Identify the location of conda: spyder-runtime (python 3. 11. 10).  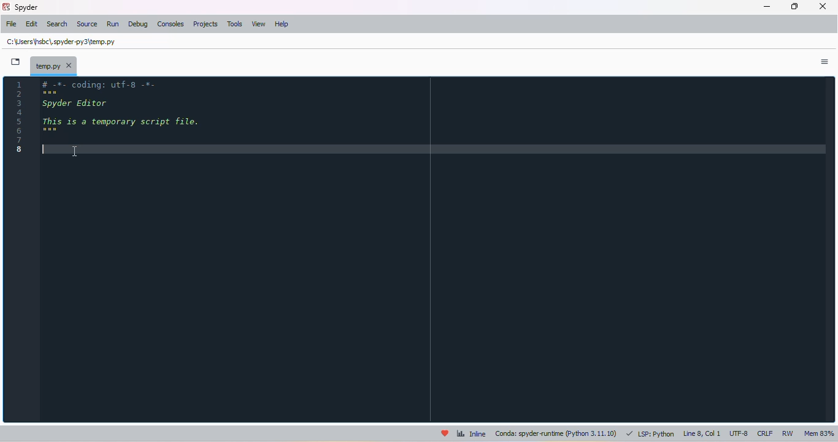
(557, 433).